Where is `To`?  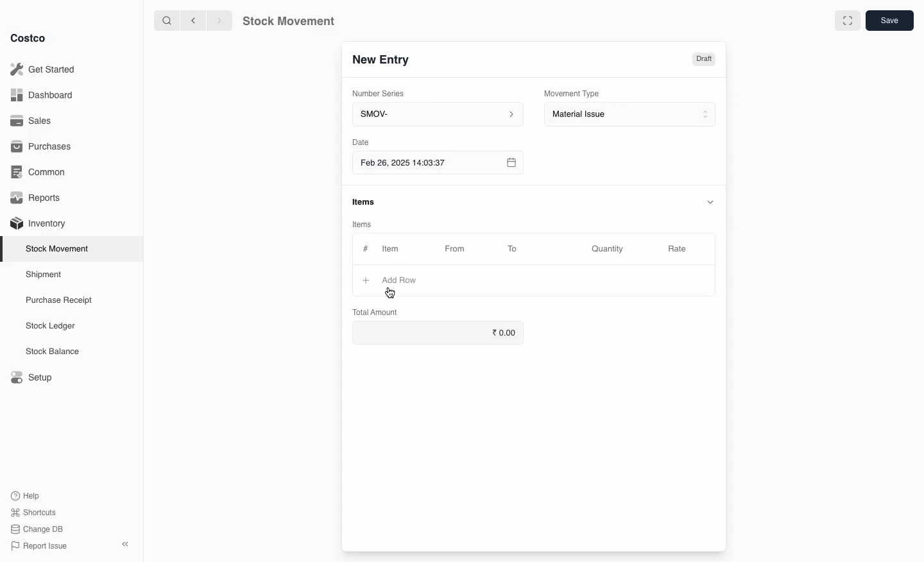 To is located at coordinates (513, 248).